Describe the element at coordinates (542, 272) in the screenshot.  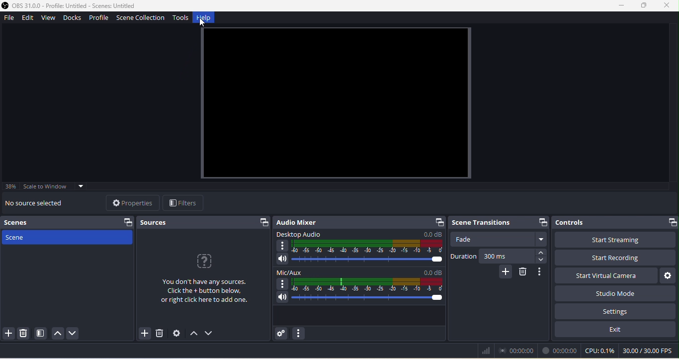
I see `transition properties` at that location.